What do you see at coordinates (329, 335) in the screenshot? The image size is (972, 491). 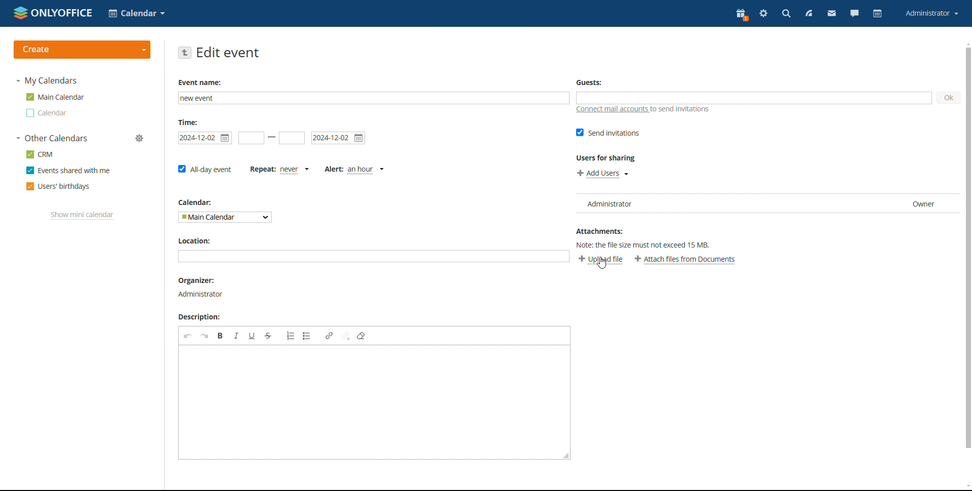 I see `link` at bounding box center [329, 335].